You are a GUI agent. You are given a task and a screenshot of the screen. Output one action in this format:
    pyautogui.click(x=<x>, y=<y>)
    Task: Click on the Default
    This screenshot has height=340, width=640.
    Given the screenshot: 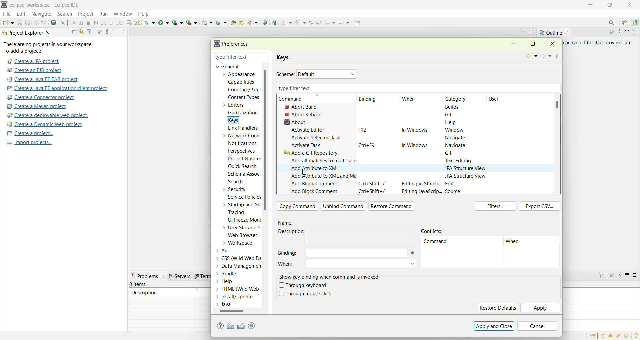 What is the action you would take?
    pyautogui.click(x=327, y=74)
    